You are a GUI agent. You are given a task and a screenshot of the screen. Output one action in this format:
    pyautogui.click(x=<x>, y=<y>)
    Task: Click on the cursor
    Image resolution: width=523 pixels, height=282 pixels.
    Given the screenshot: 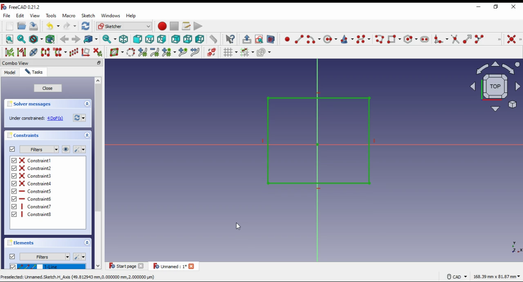 What is the action you would take?
    pyautogui.click(x=239, y=227)
    